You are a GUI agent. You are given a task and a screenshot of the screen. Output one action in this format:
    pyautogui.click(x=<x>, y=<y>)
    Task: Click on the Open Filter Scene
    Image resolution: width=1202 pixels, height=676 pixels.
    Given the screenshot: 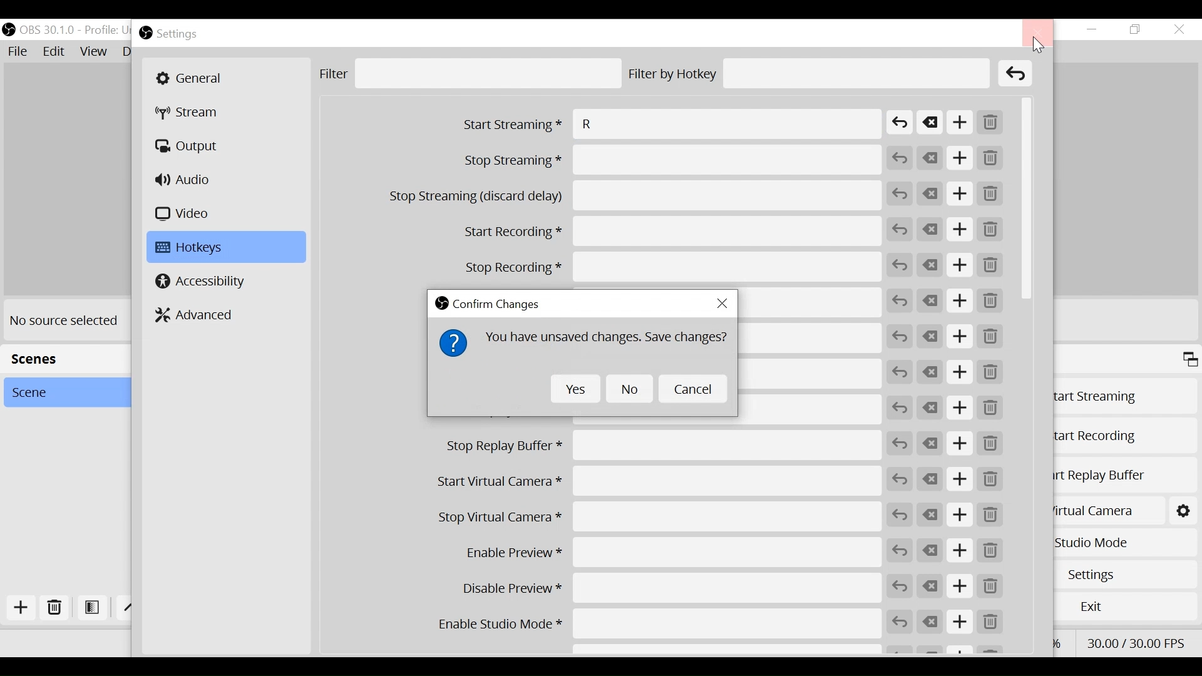 What is the action you would take?
    pyautogui.click(x=93, y=607)
    